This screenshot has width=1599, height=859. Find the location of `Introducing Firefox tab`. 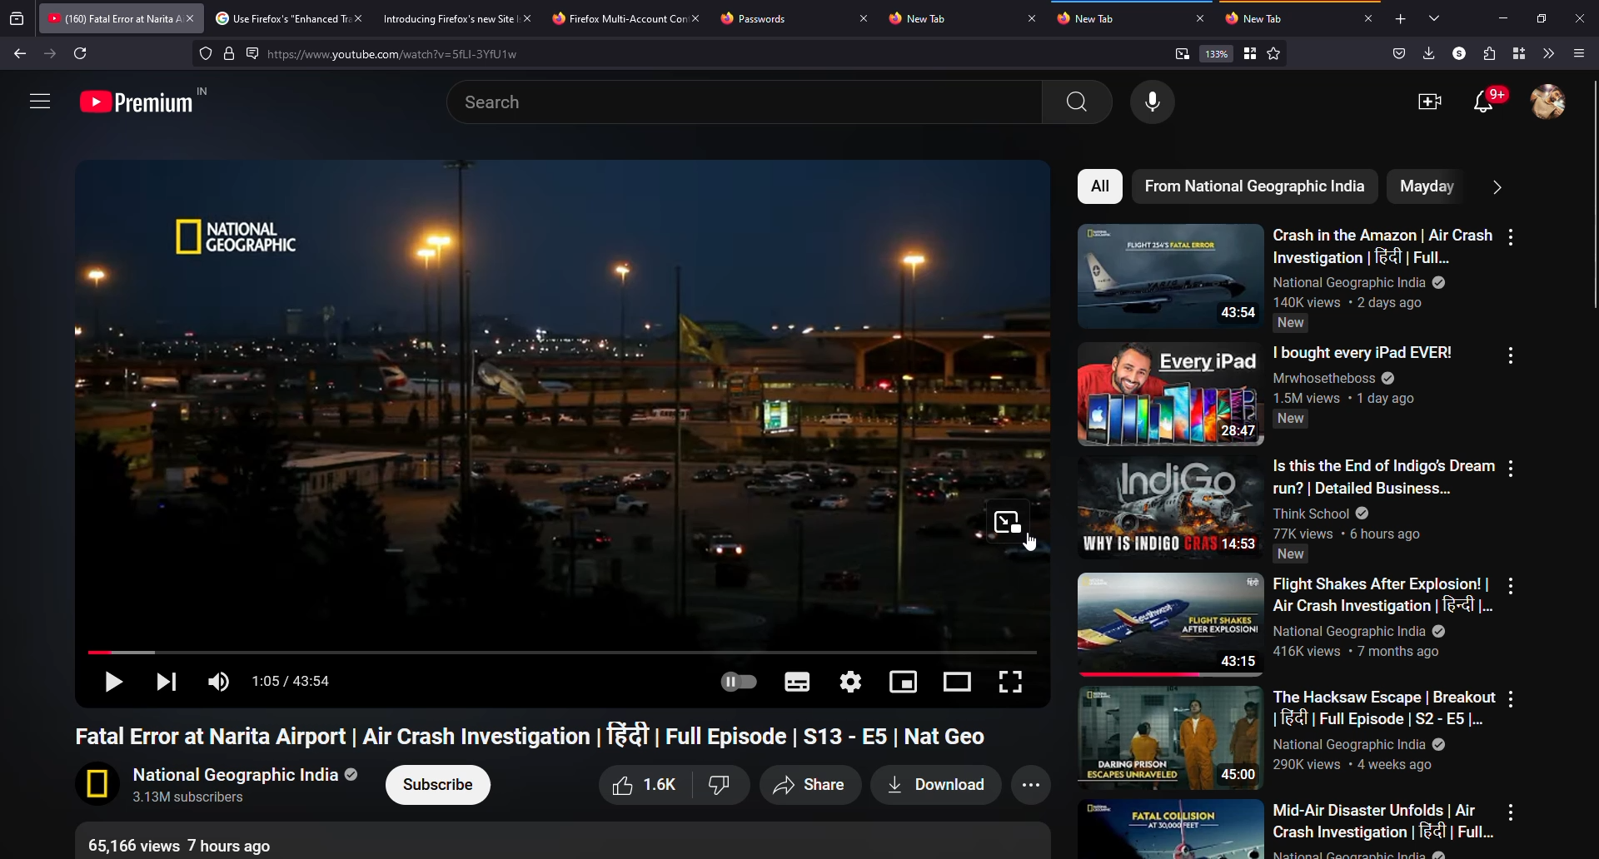

Introducing Firefox tab is located at coordinates (445, 18).